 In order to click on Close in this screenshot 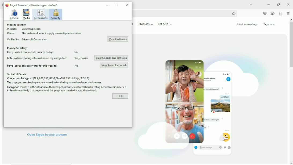, I will do `click(127, 5)`.